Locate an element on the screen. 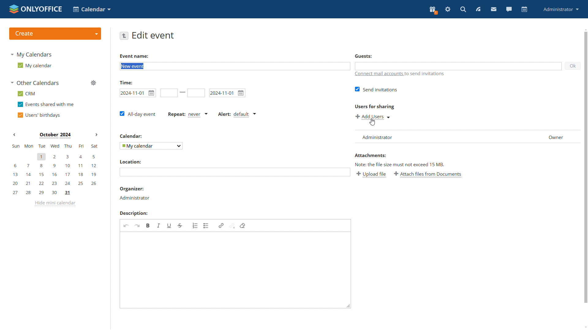 The width and height of the screenshot is (588, 330). redo is located at coordinates (137, 226).